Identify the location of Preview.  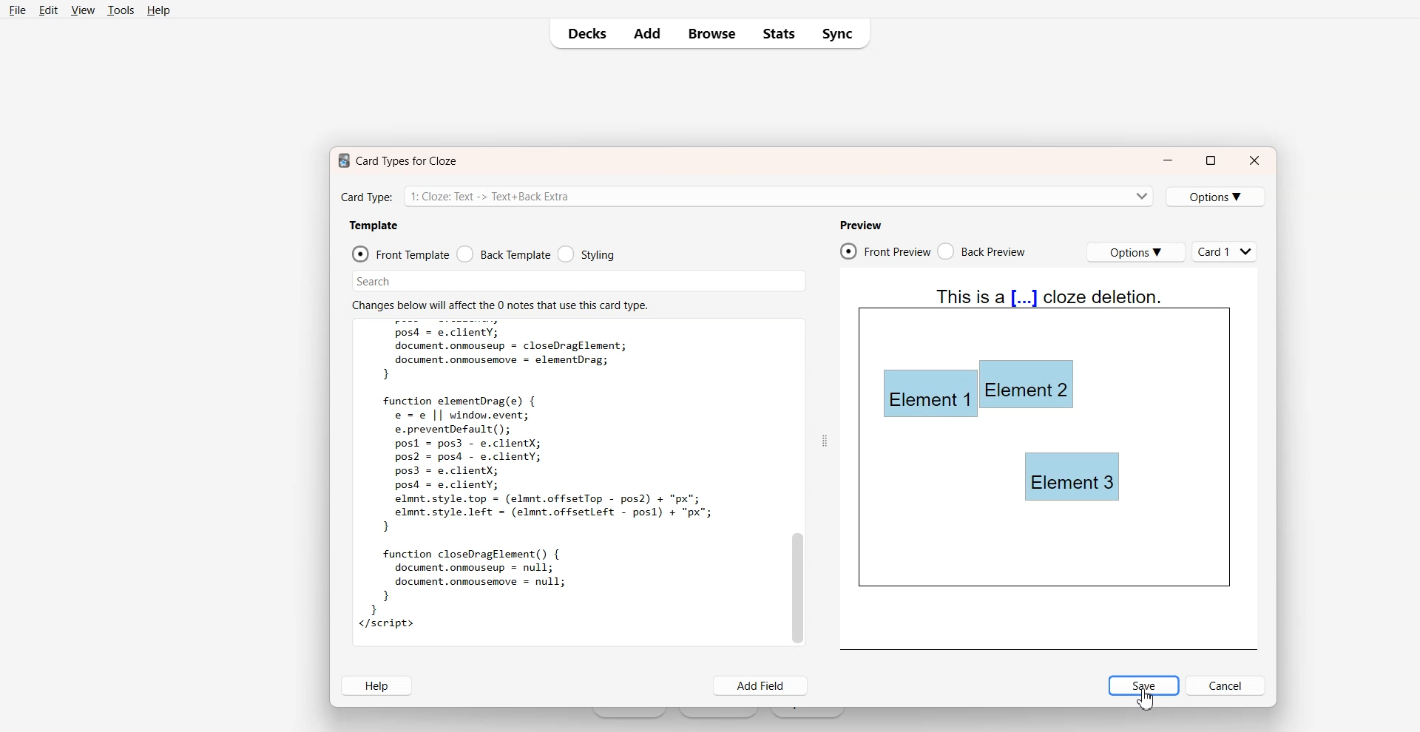
(860, 225).